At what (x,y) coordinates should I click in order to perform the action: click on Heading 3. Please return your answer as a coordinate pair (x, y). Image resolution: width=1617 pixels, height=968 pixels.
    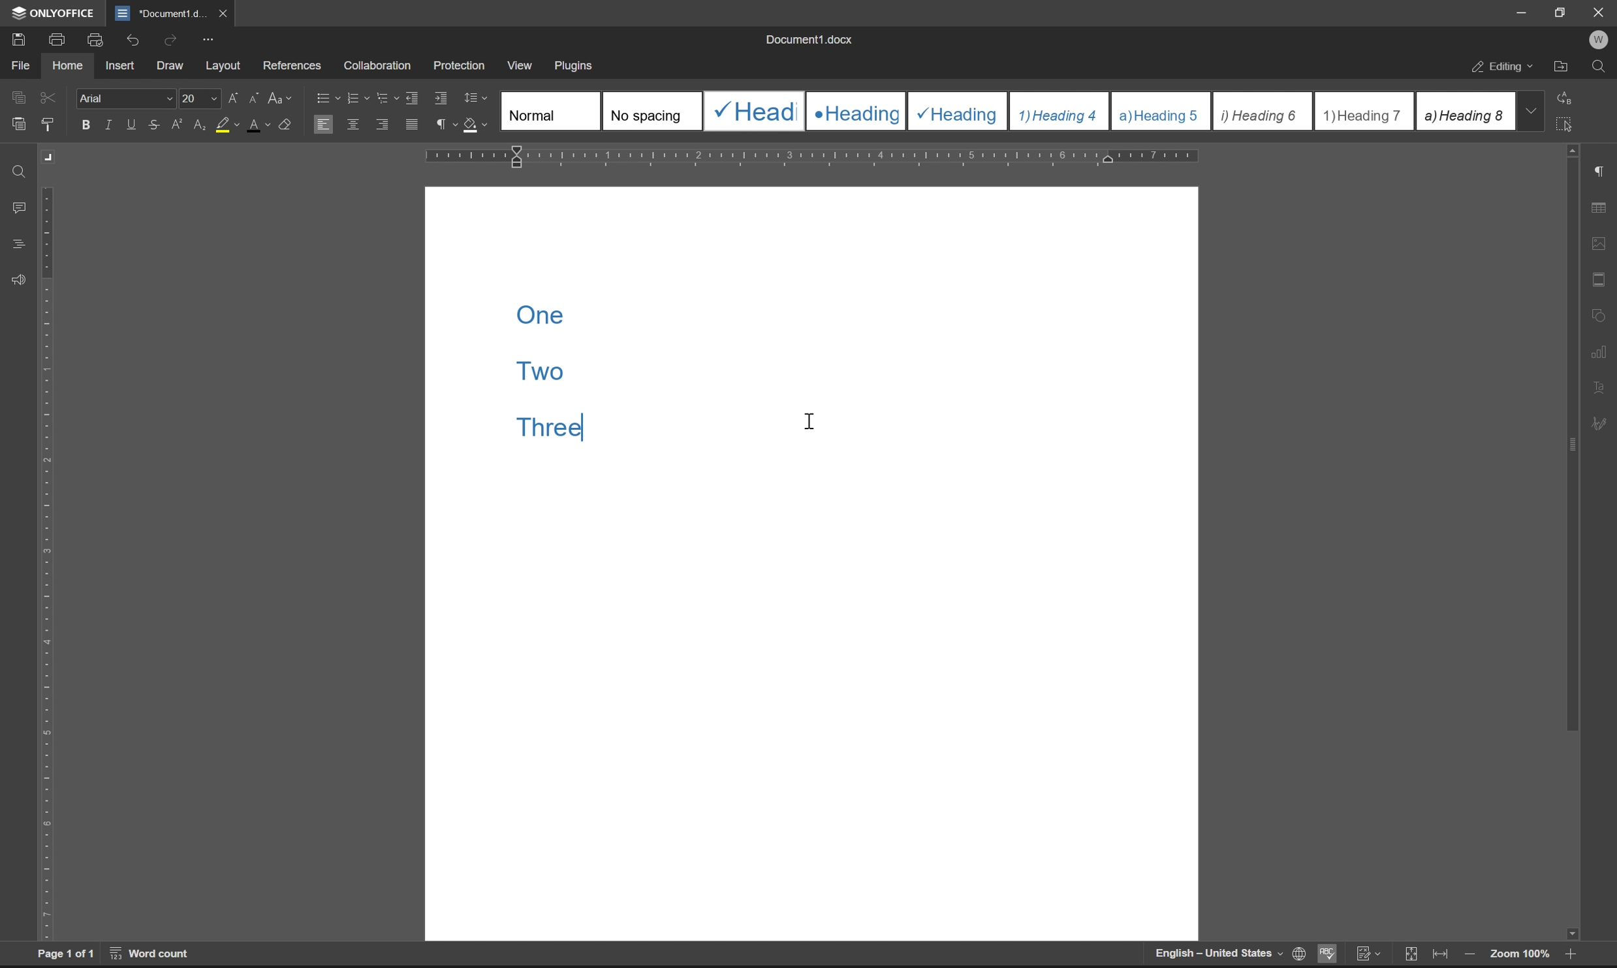
    Looking at the image, I should click on (958, 112).